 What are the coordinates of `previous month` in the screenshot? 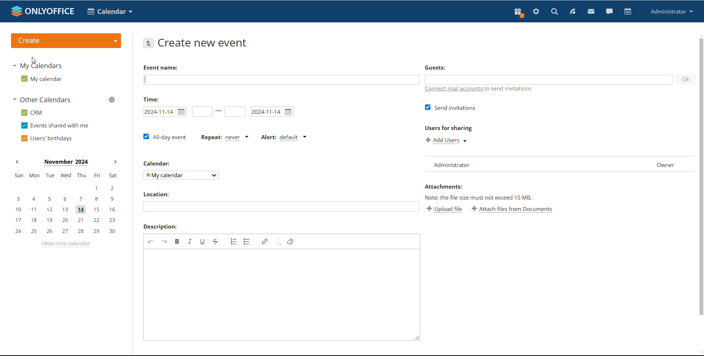 It's located at (17, 161).